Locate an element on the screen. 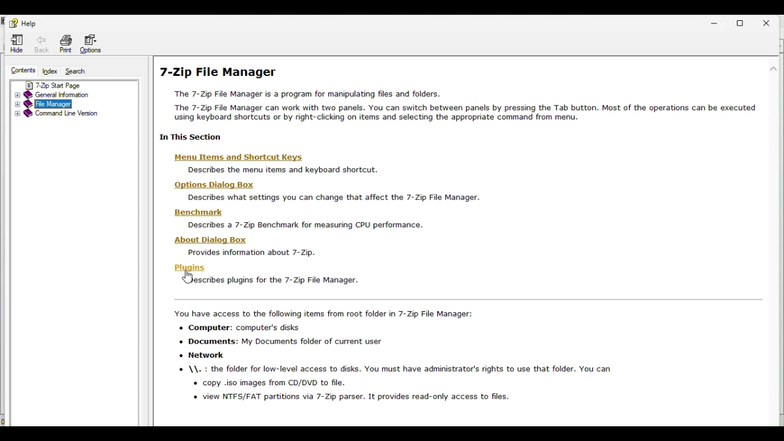 The width and height of the screenshot is (784, 441). contents is located at coordinates (23, 69).